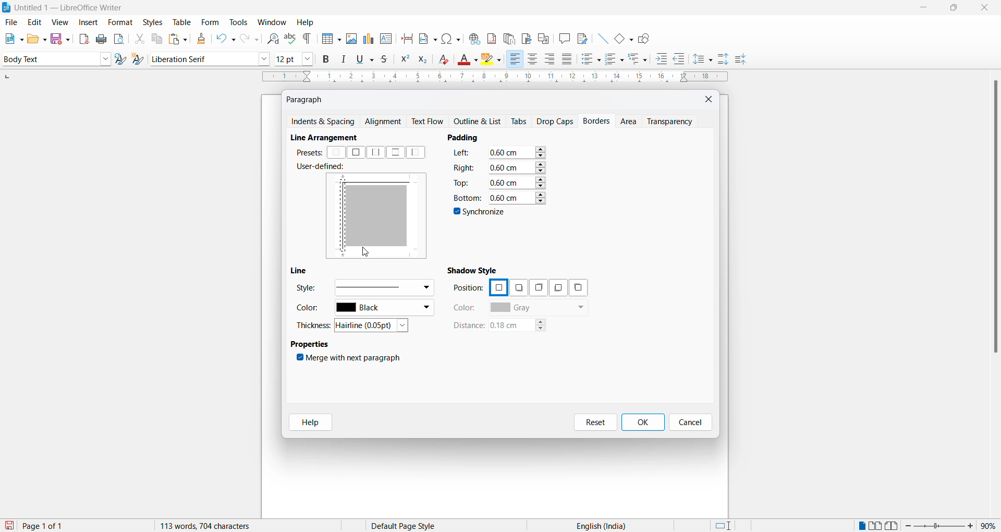 The width and height of the screenshot is (1001, 532). I want to click on clear direct formatting, so click(446, 61).